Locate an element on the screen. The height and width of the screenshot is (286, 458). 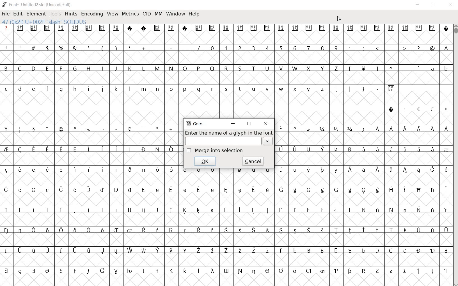
symbols is located at coordinates (91, 129).